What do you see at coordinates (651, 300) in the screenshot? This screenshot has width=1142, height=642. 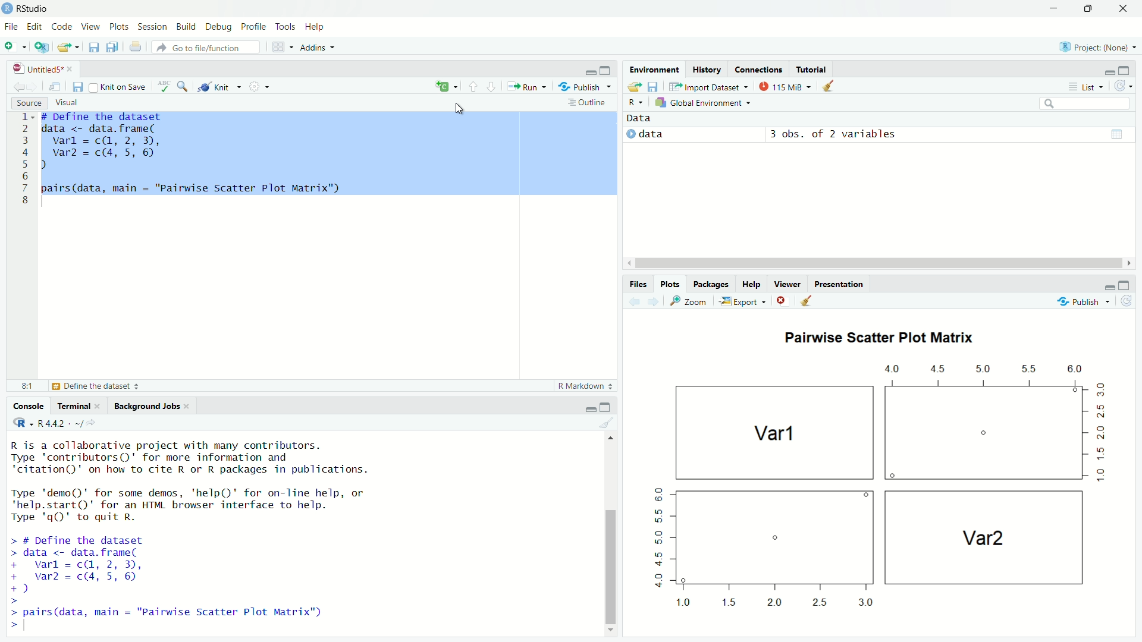 I see `Go forward to the next source location (Ctrl + F10)` at bounding box center [651, 300].